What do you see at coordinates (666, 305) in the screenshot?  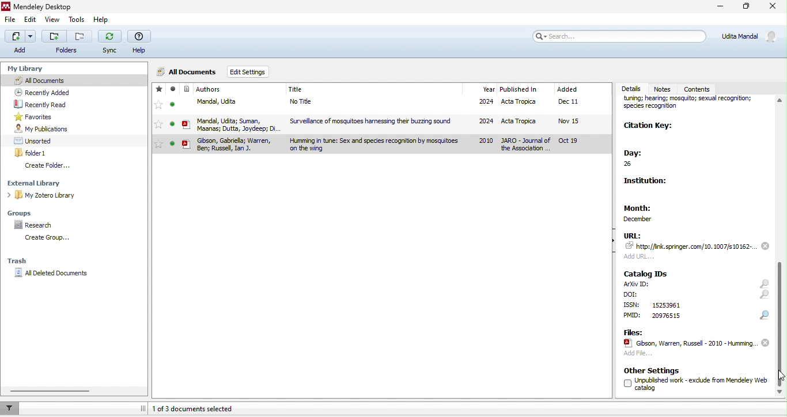 I see `text` at bounding box center [666, 305].